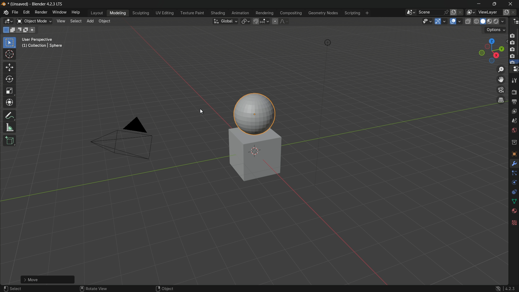  Describe the element at coordinates (192, 14) in the screenshot. I see `texture paint menu` at that location.